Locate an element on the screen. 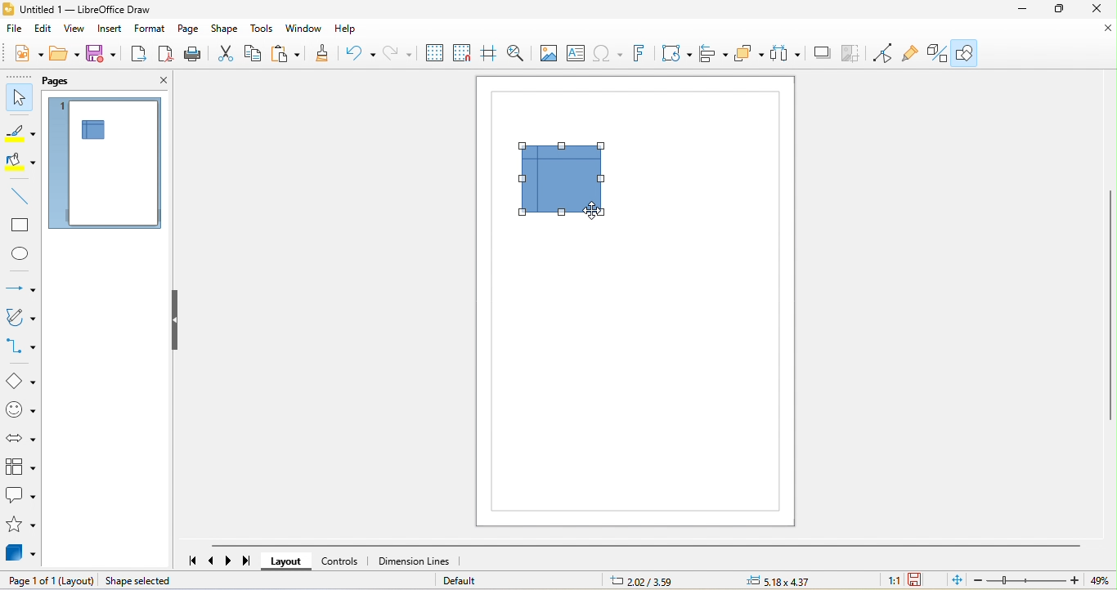 The height and width of the screenshot is (590, 1117). font work text is located at coordinates (644, 56).